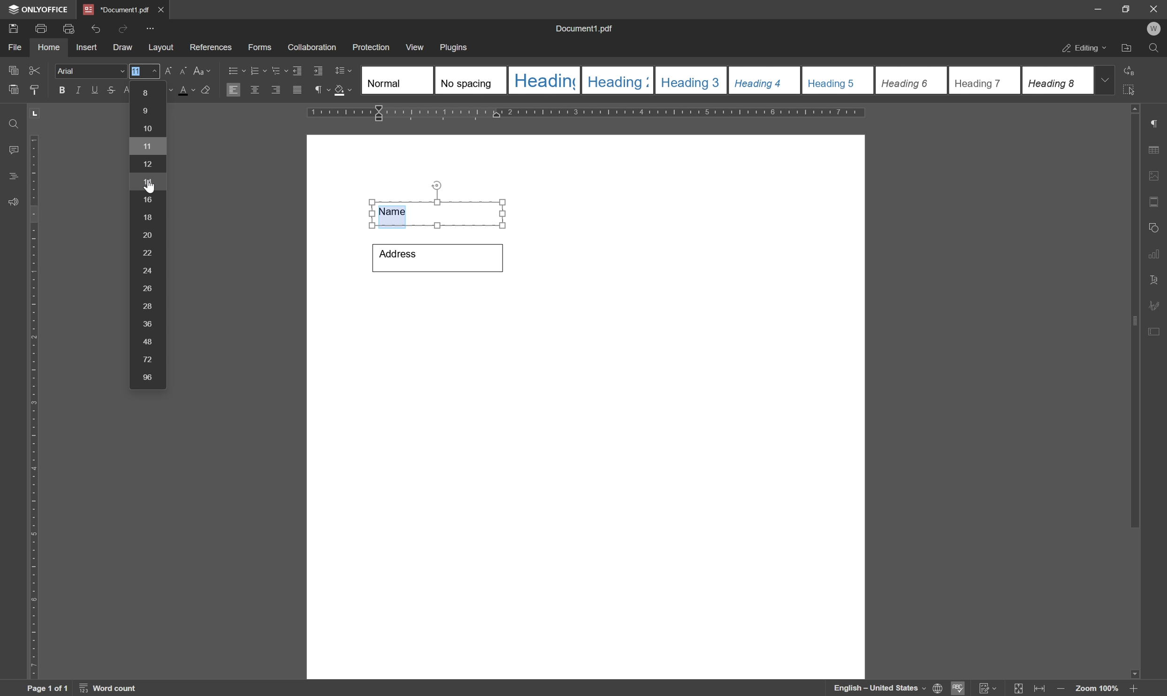  Describe the element at coordinates (260, 48) in the screenshot. I see `forms` at that location.